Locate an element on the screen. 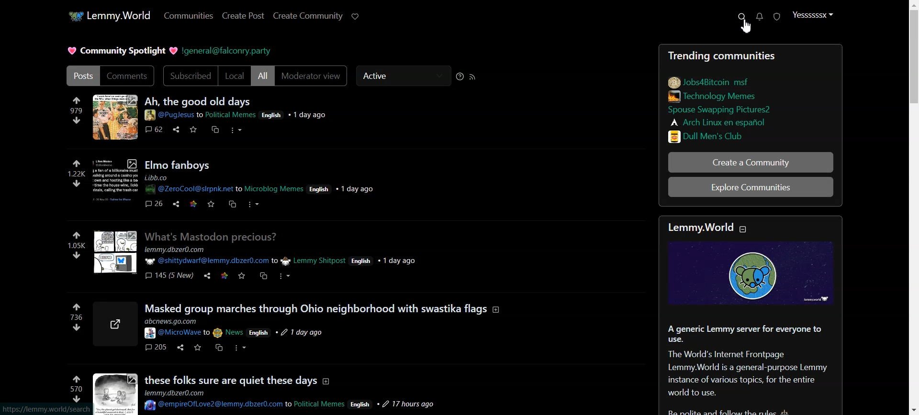  share is located at coordinates (176, 130).